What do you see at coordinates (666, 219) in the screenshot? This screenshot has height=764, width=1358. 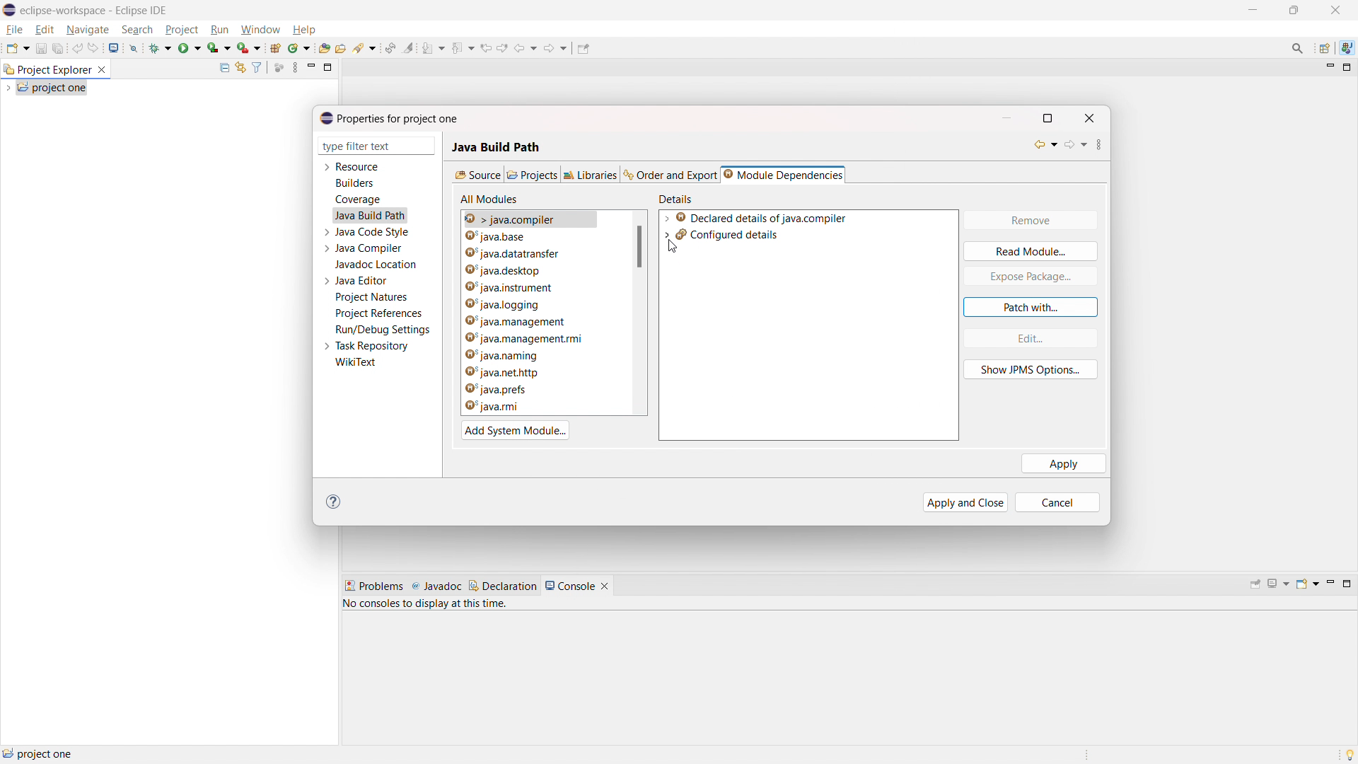 I see `expand` at bounding box center [666, 219].